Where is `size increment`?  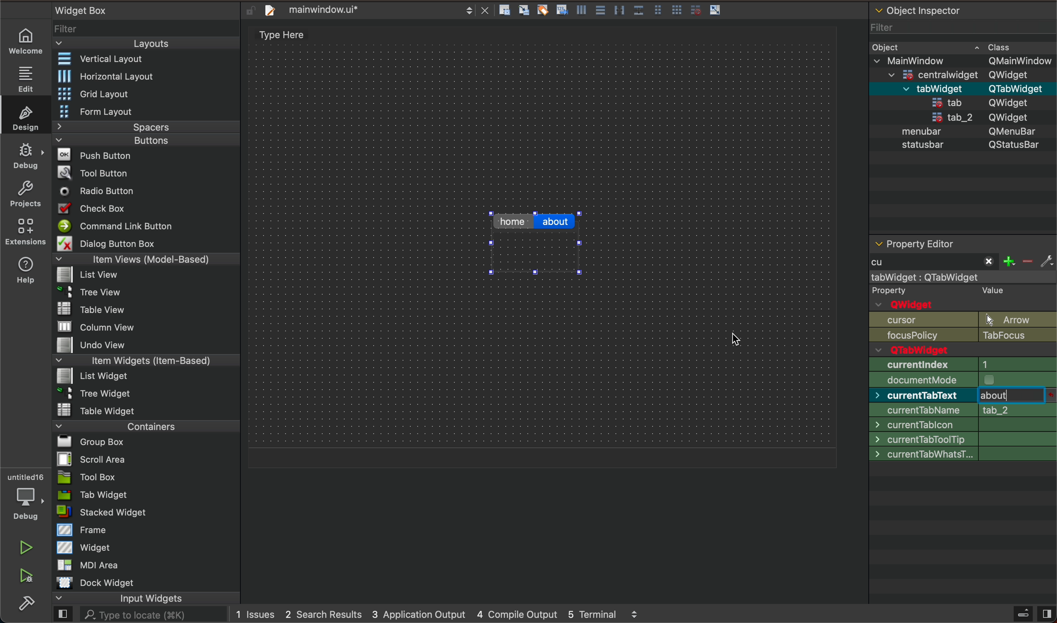 size increment is located at coordinates (963, 424).